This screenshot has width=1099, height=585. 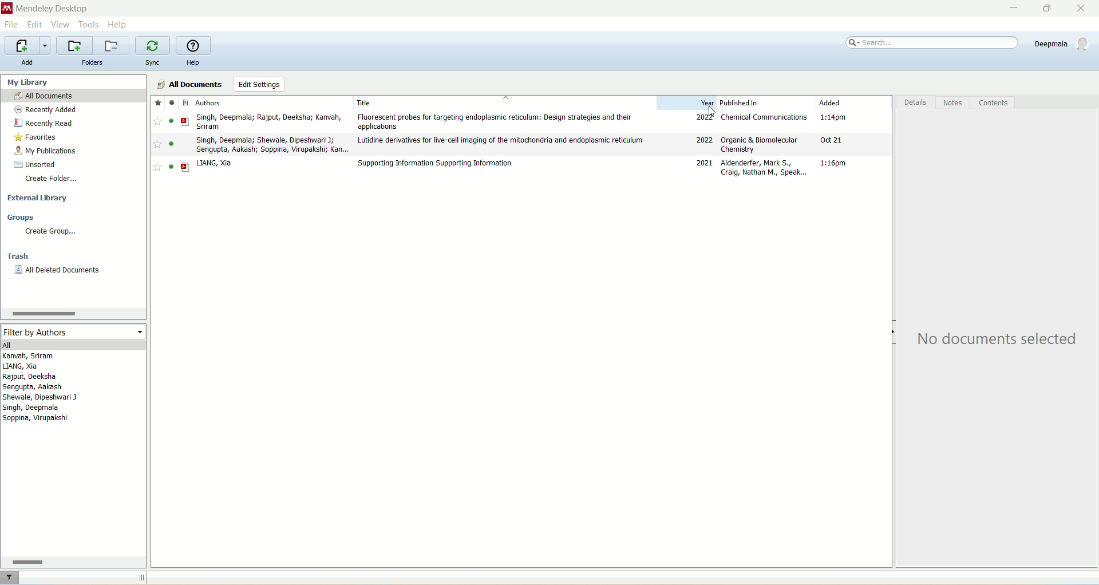 What do you see at coordinates (21, 218) in the screenshot?
I see `groups` at bounding box center [21, 218].